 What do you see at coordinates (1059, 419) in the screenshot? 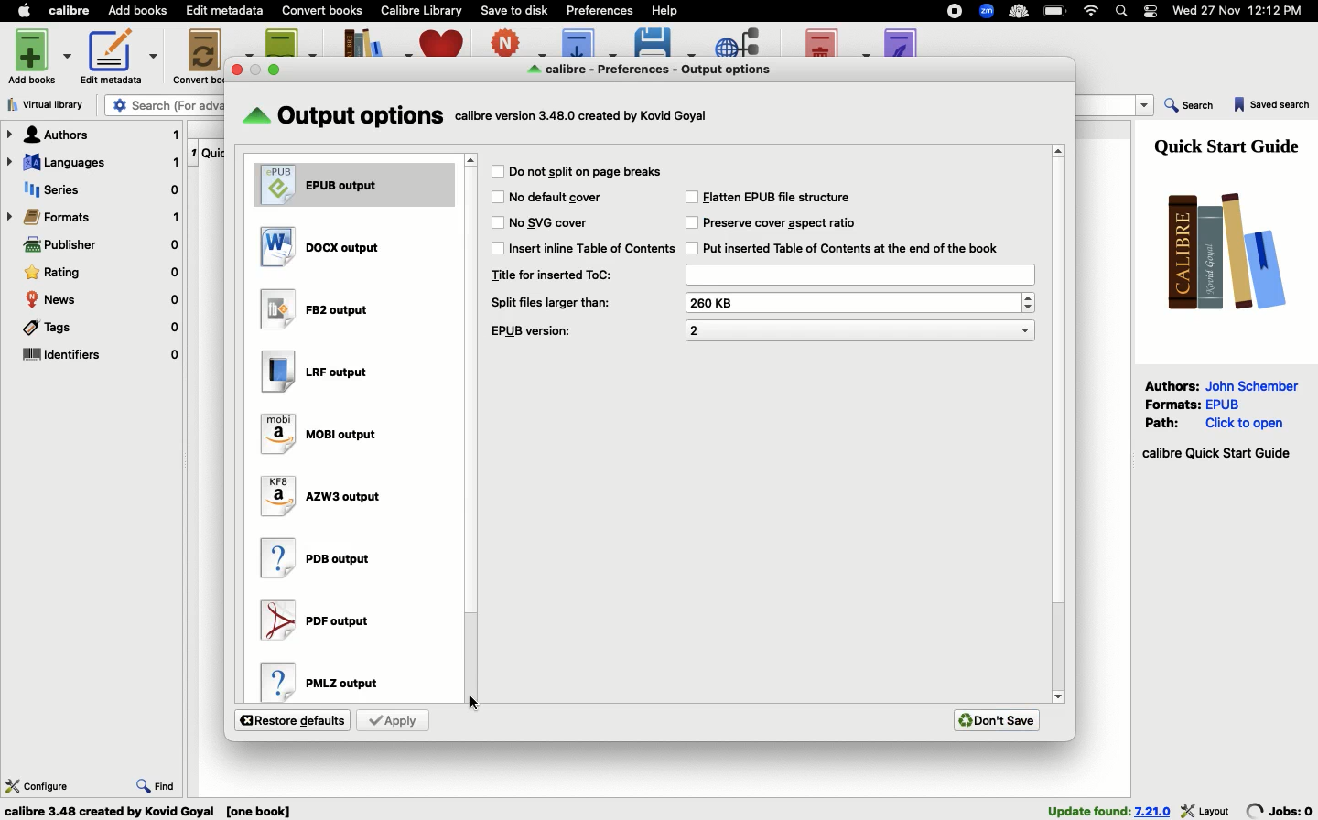
I see `Scroll` at bounding box center [1059, 419].